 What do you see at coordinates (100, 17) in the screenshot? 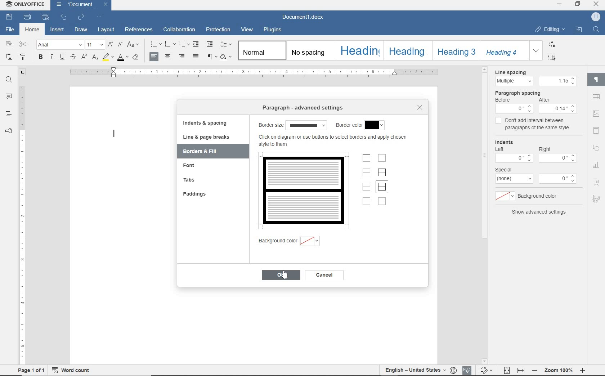
I see `customize quick access` at bounding box center [100, 17].